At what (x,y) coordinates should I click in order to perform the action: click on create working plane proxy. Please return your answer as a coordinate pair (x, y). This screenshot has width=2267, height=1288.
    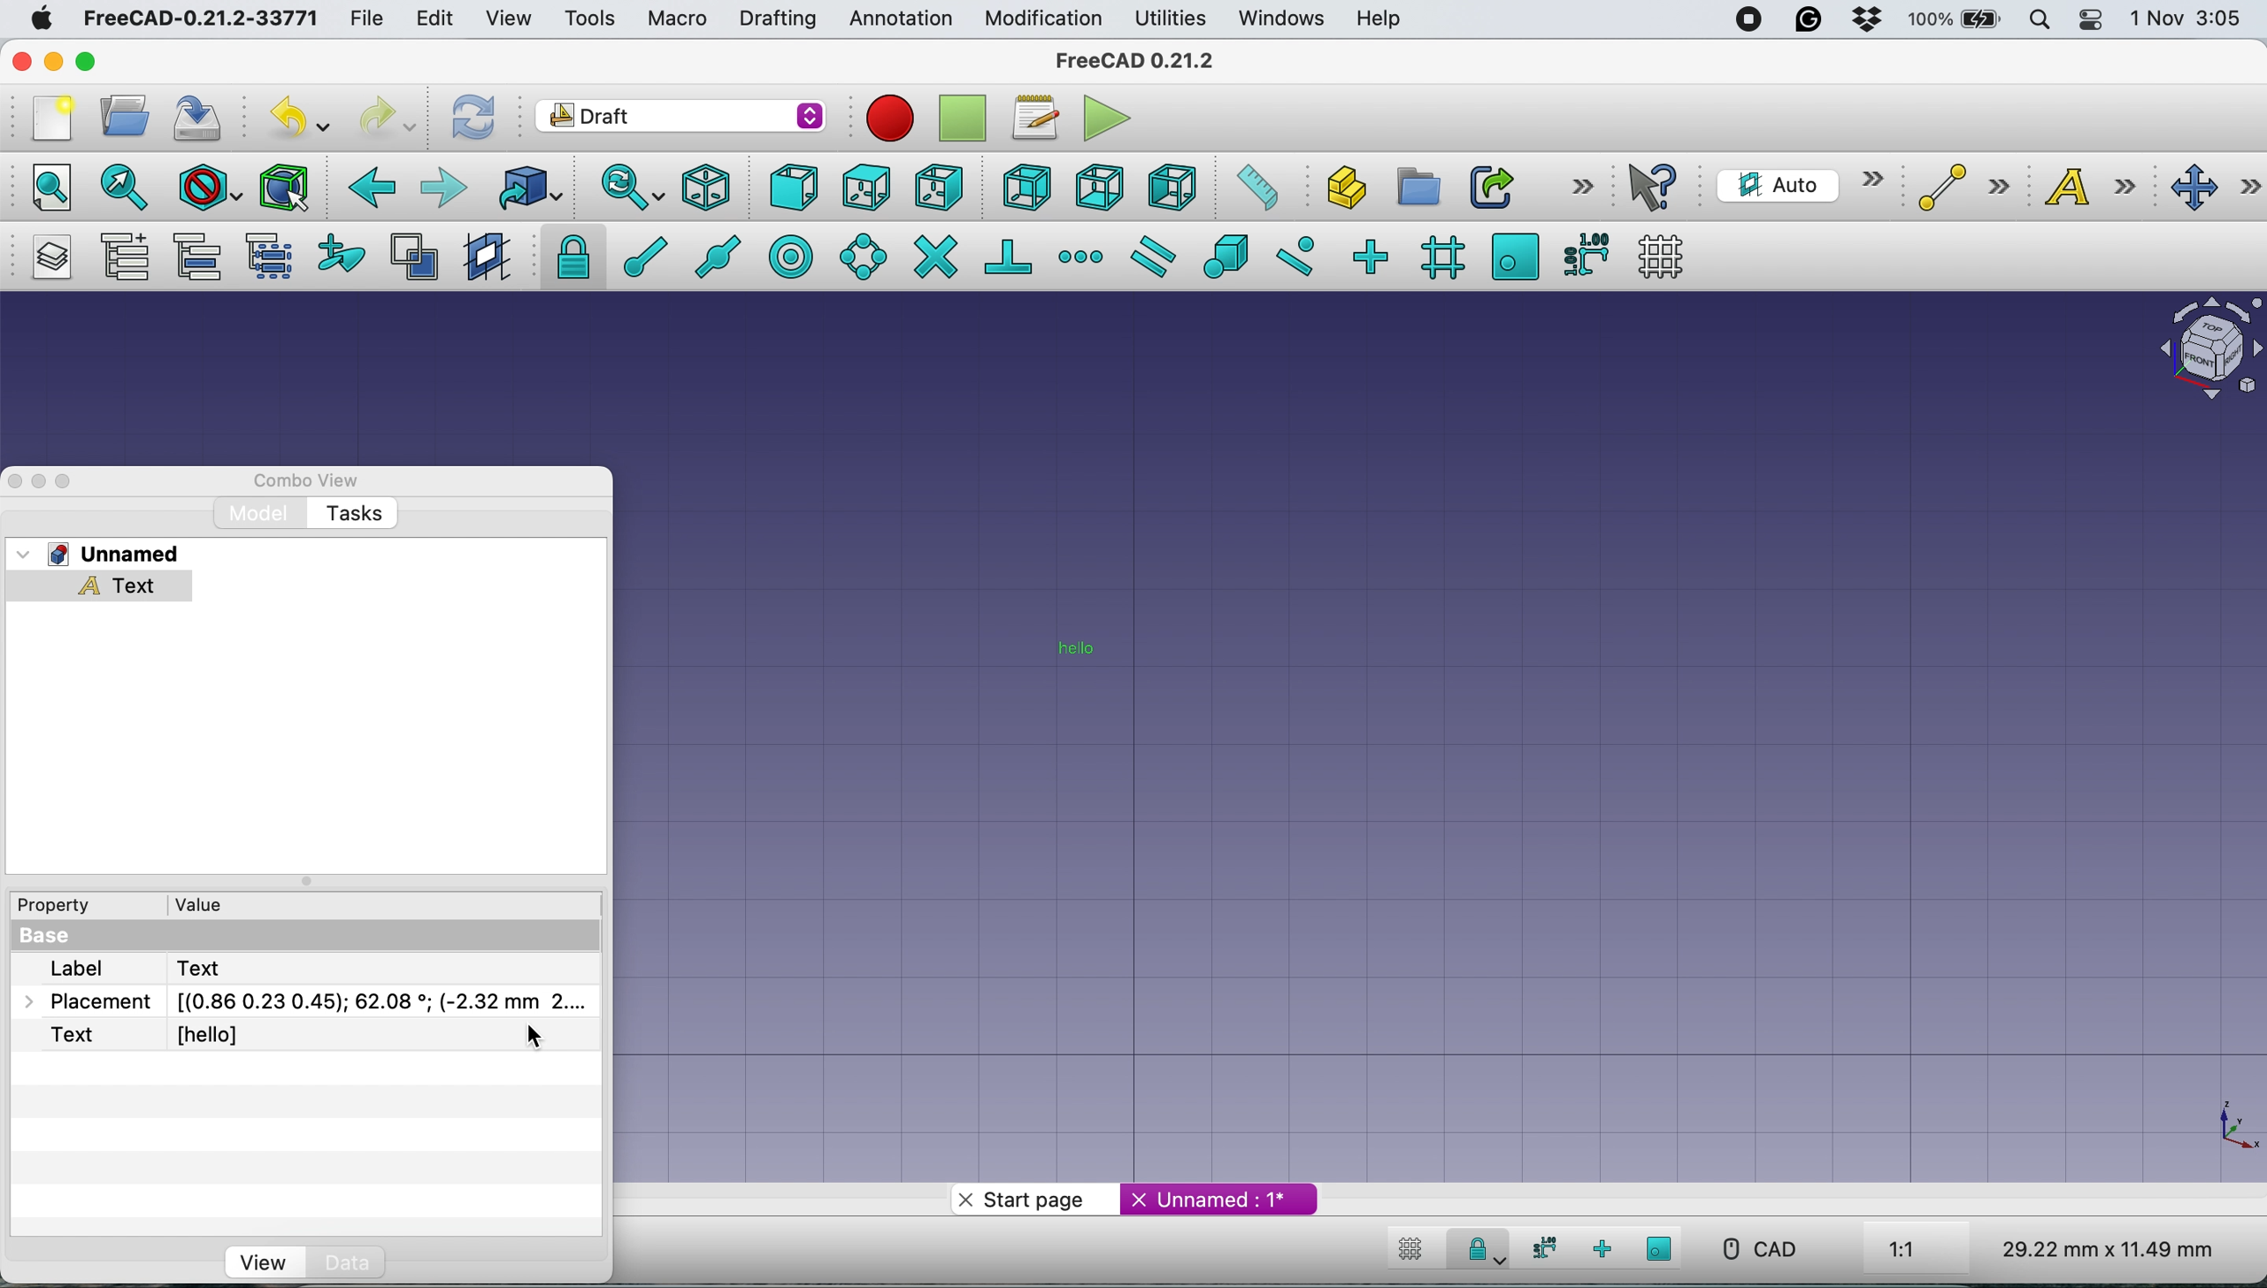
    Looking at the image, I should click on (487, 258).